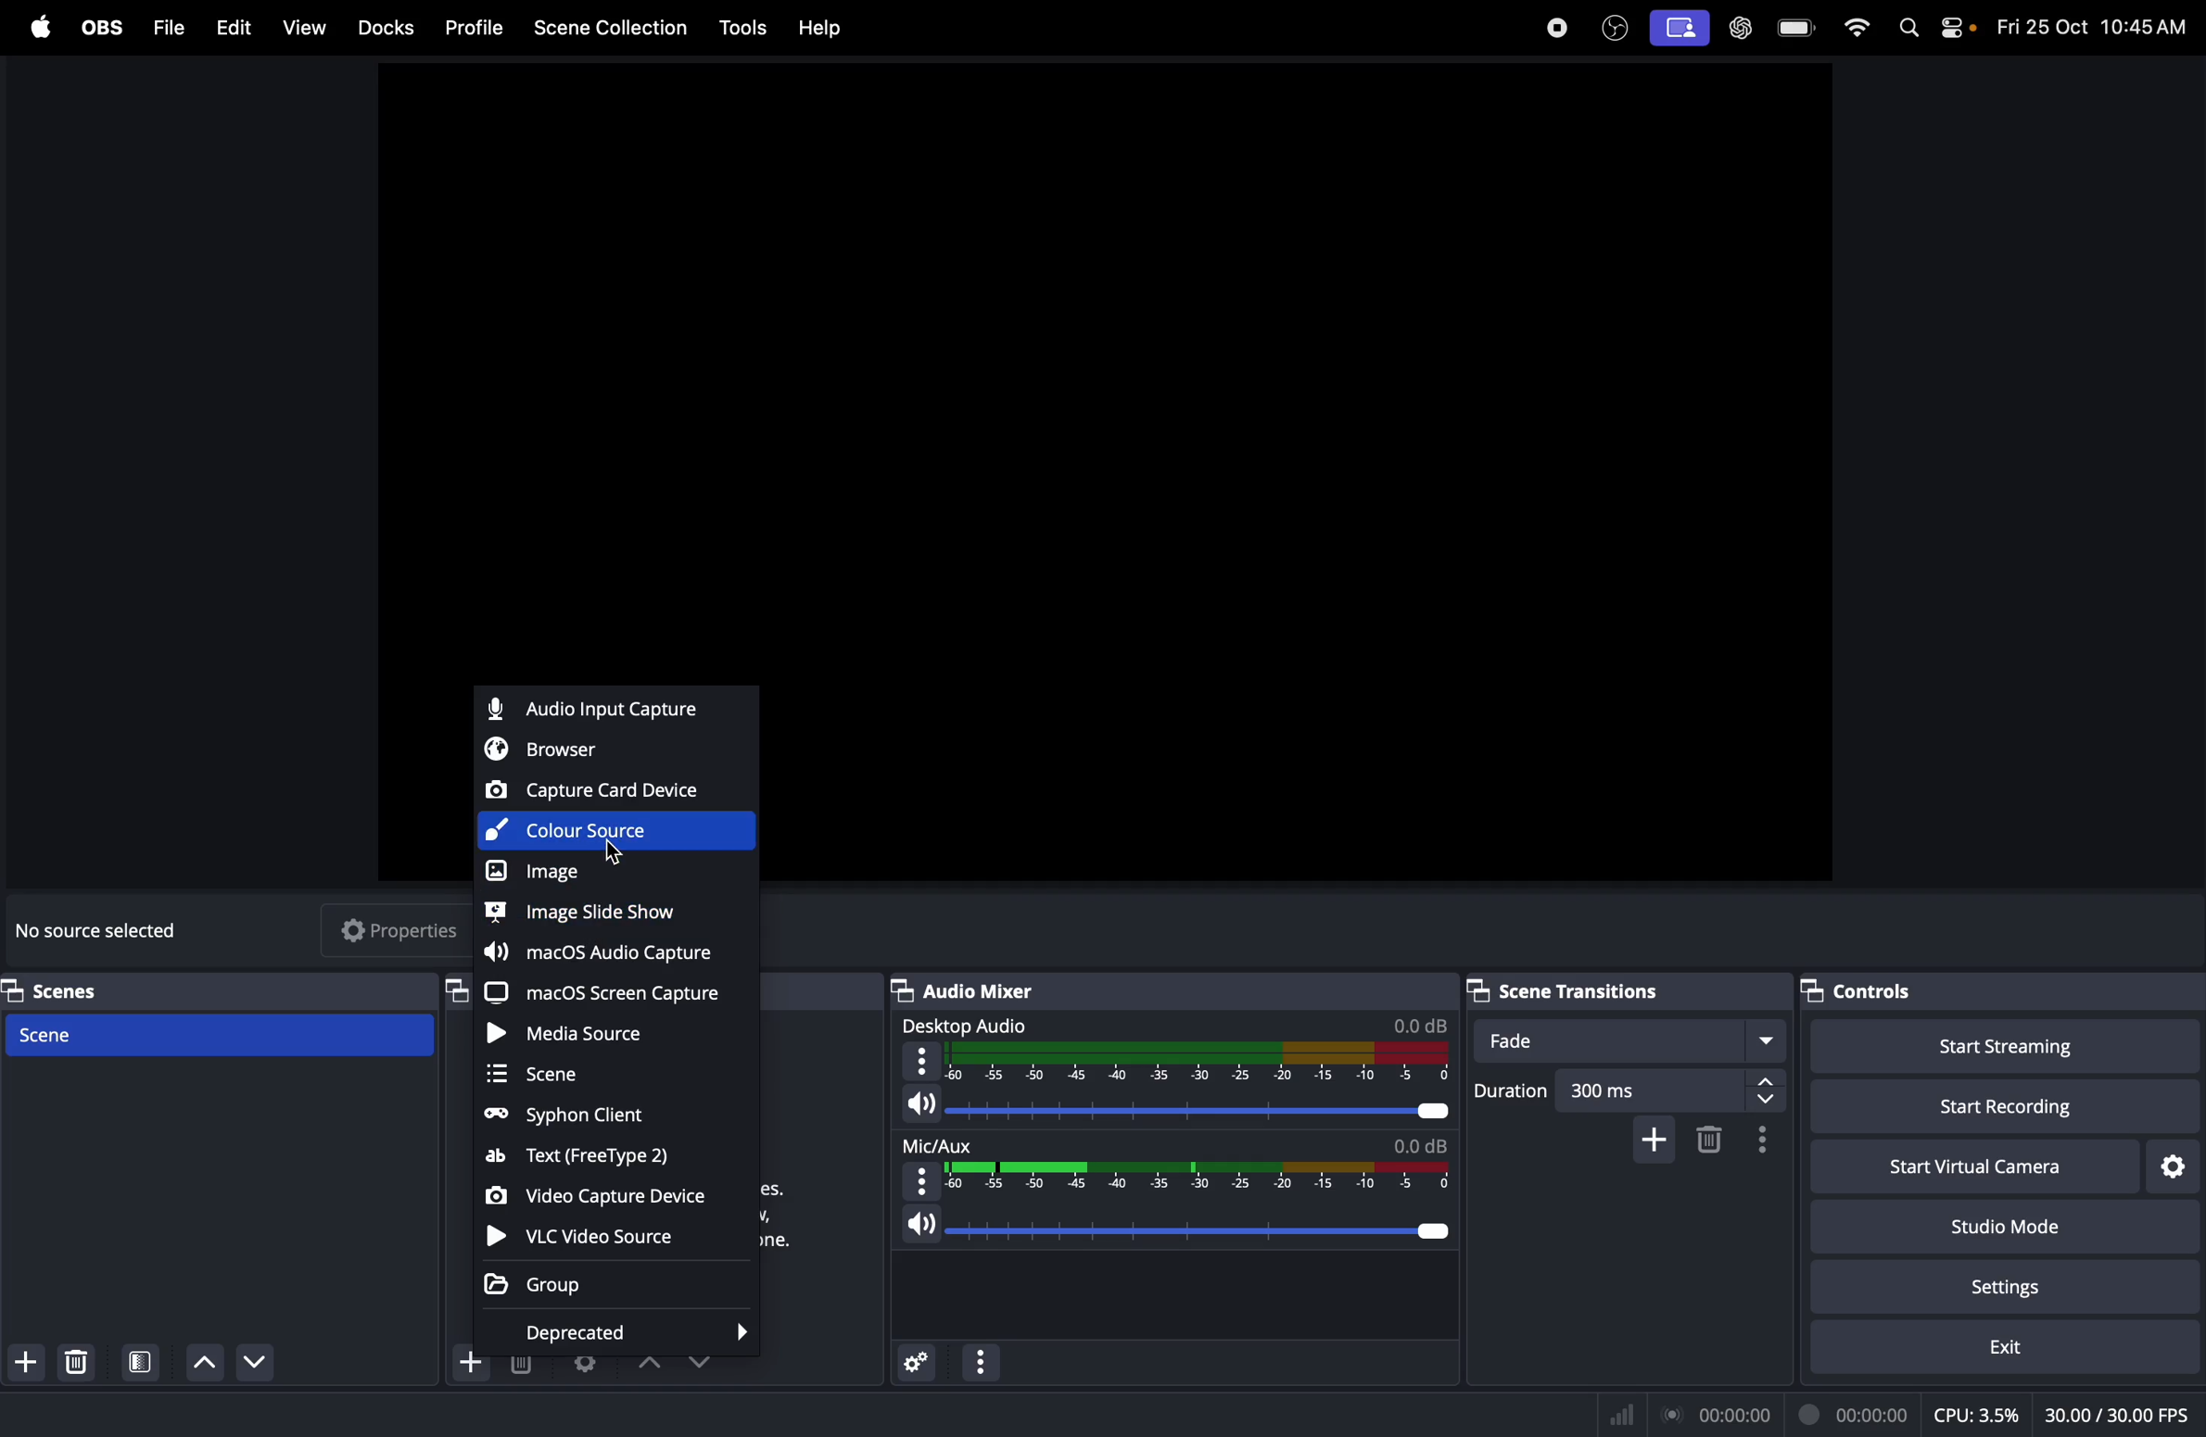  I want to click on time and date, so click(2094, 23).